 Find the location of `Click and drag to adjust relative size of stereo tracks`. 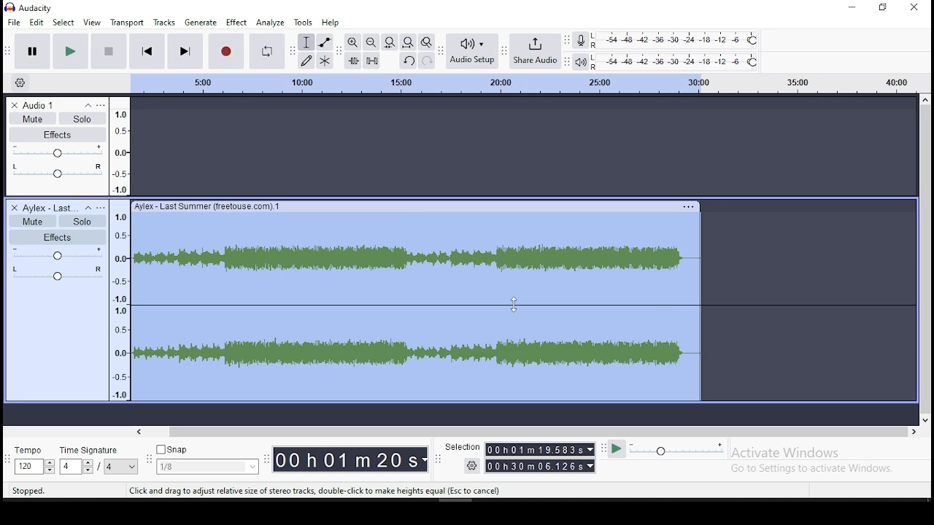

Click and drag to adjust relative size of stereo tracks is located at coordinates (322, 491).